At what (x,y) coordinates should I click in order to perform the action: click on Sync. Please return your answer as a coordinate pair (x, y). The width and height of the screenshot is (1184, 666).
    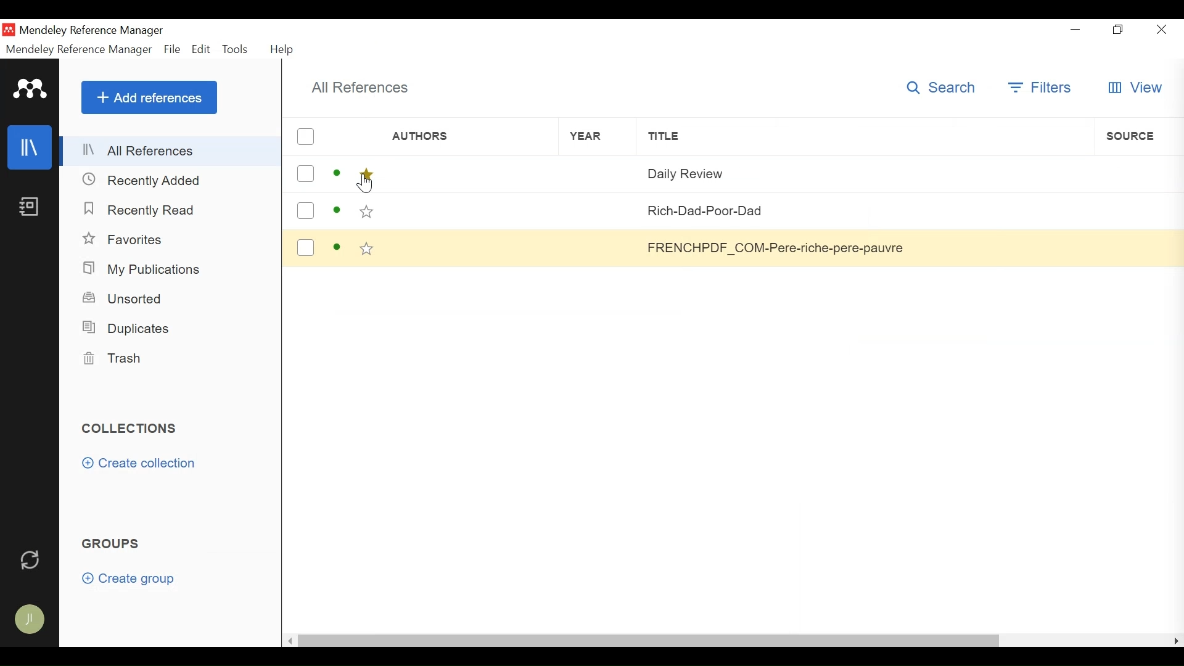
    Looking at the image, I should click on (31, 559).